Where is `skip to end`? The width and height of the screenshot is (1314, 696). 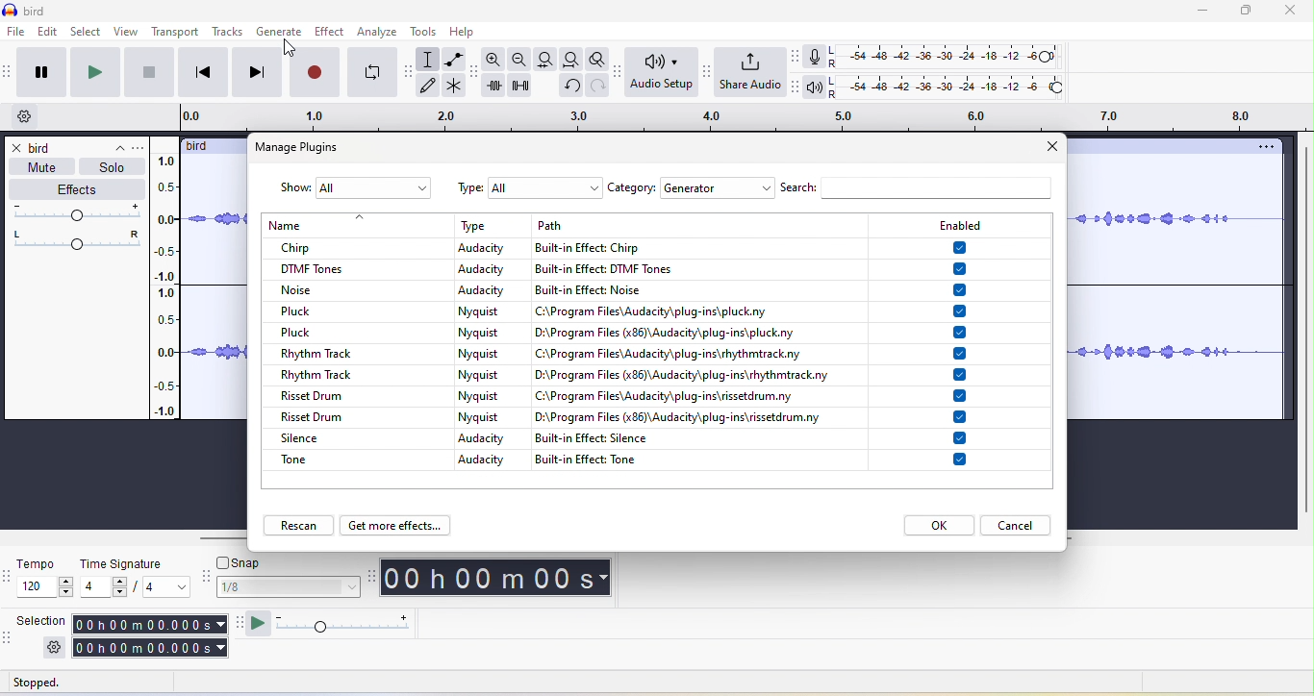 skip to end is located at coordinates (259, 73).